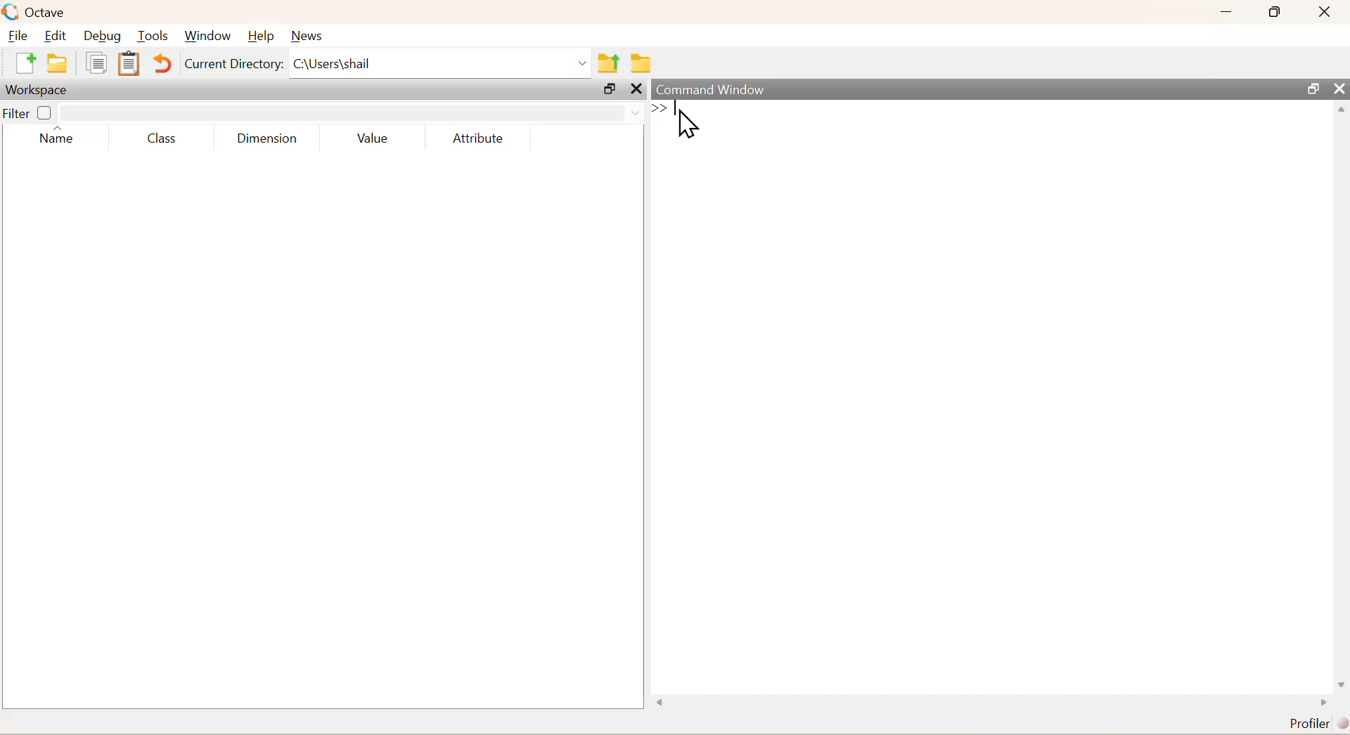 This screenshot has width=1350, height=735. Describe the element at coordinates (608, 90) in the screenshot. I see `Maximize/Restore` at that location.